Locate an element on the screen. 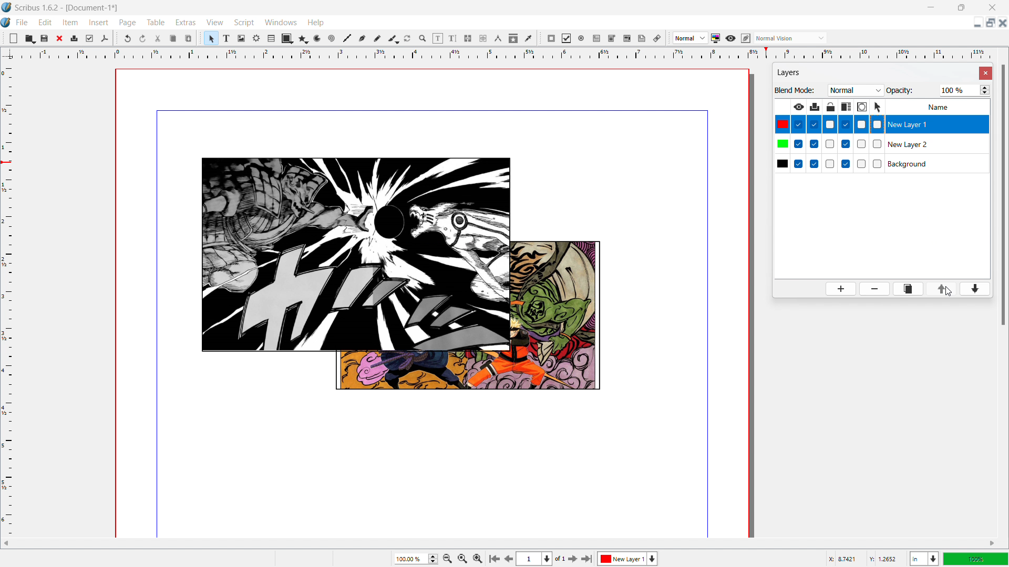 This screenshot has width=1009, height=567. zoom to 1005 is located at coordinates (462, 558).